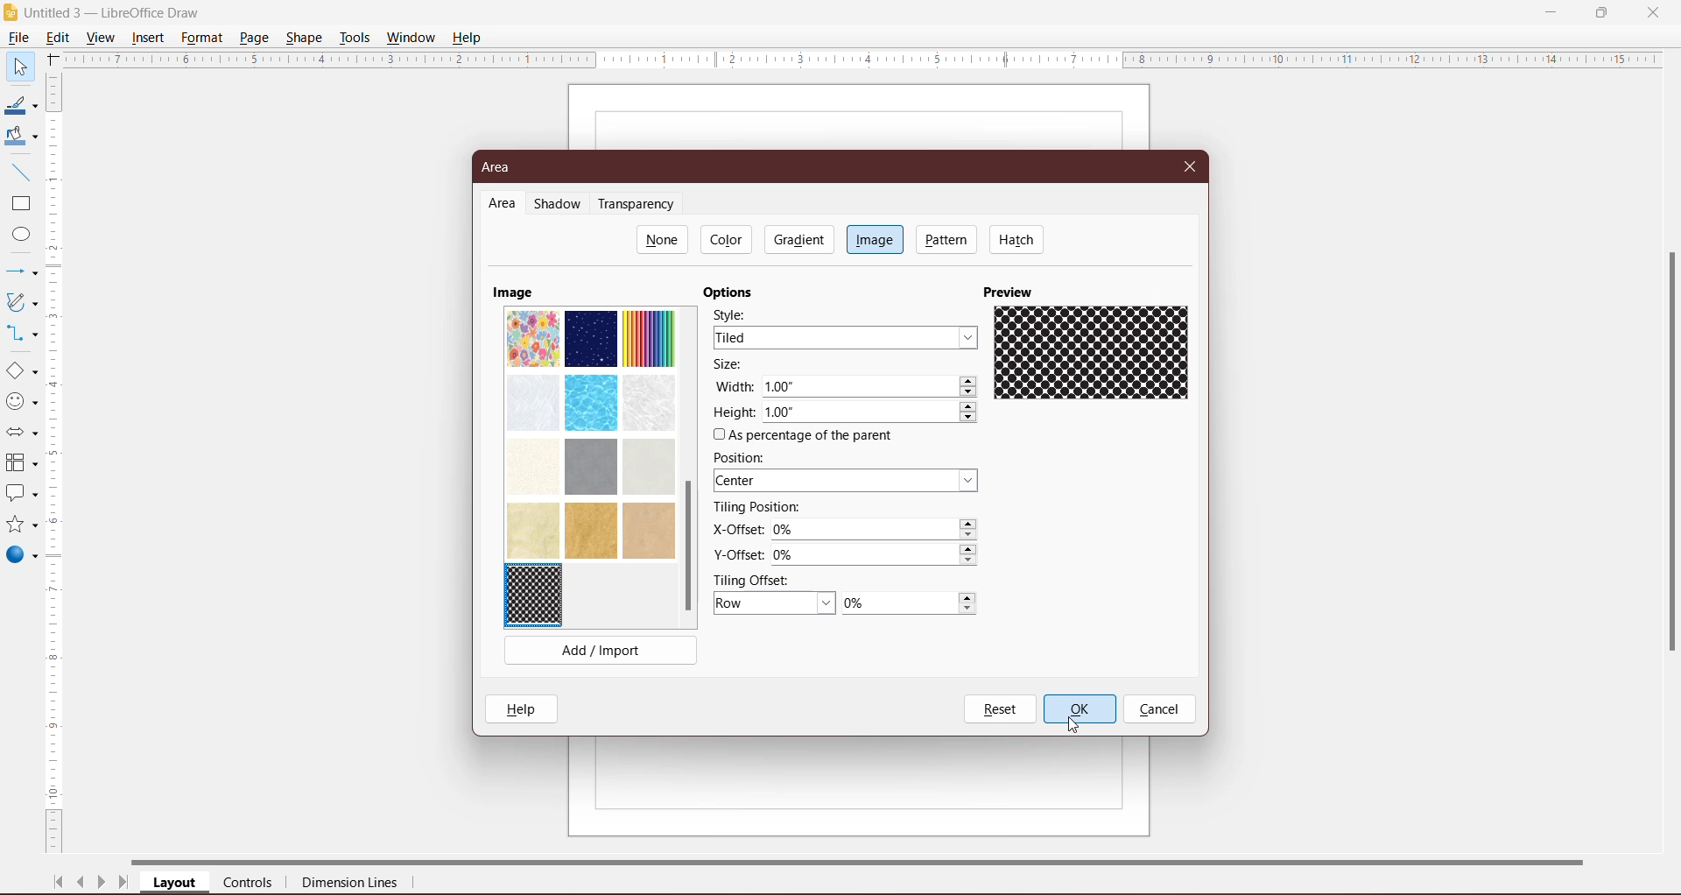 Image resolution: width=1681 pixels, height=895 pixels. Describe the element at coordinates (21, 402) in the screenshot. I see `Symbol Shapes` at that location.